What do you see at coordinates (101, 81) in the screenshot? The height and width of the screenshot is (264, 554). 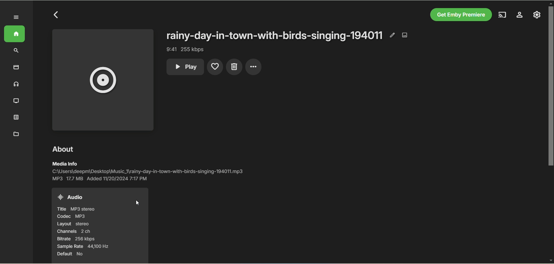 I see `music album` at bounding box center [101, 81].